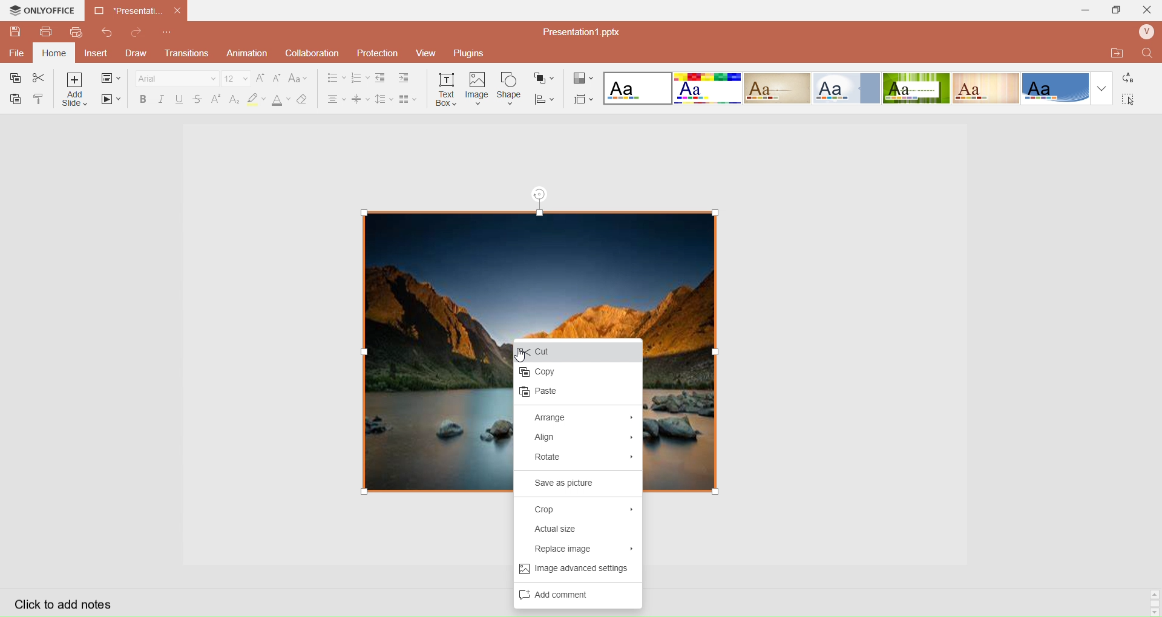 The width and height of the screenshot is (1162, 617). Describe the element at coordinates (545, 78) in the screenshot. I see `Arrange Shape` at that location.